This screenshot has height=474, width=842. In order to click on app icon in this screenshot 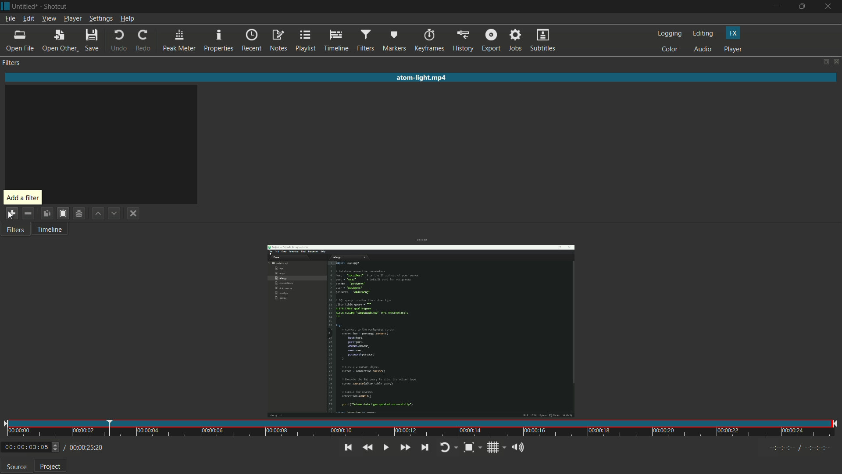, I will do `click(5, 5)`.